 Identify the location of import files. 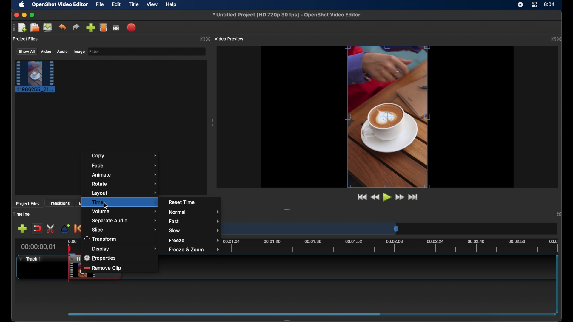
(90, 28).